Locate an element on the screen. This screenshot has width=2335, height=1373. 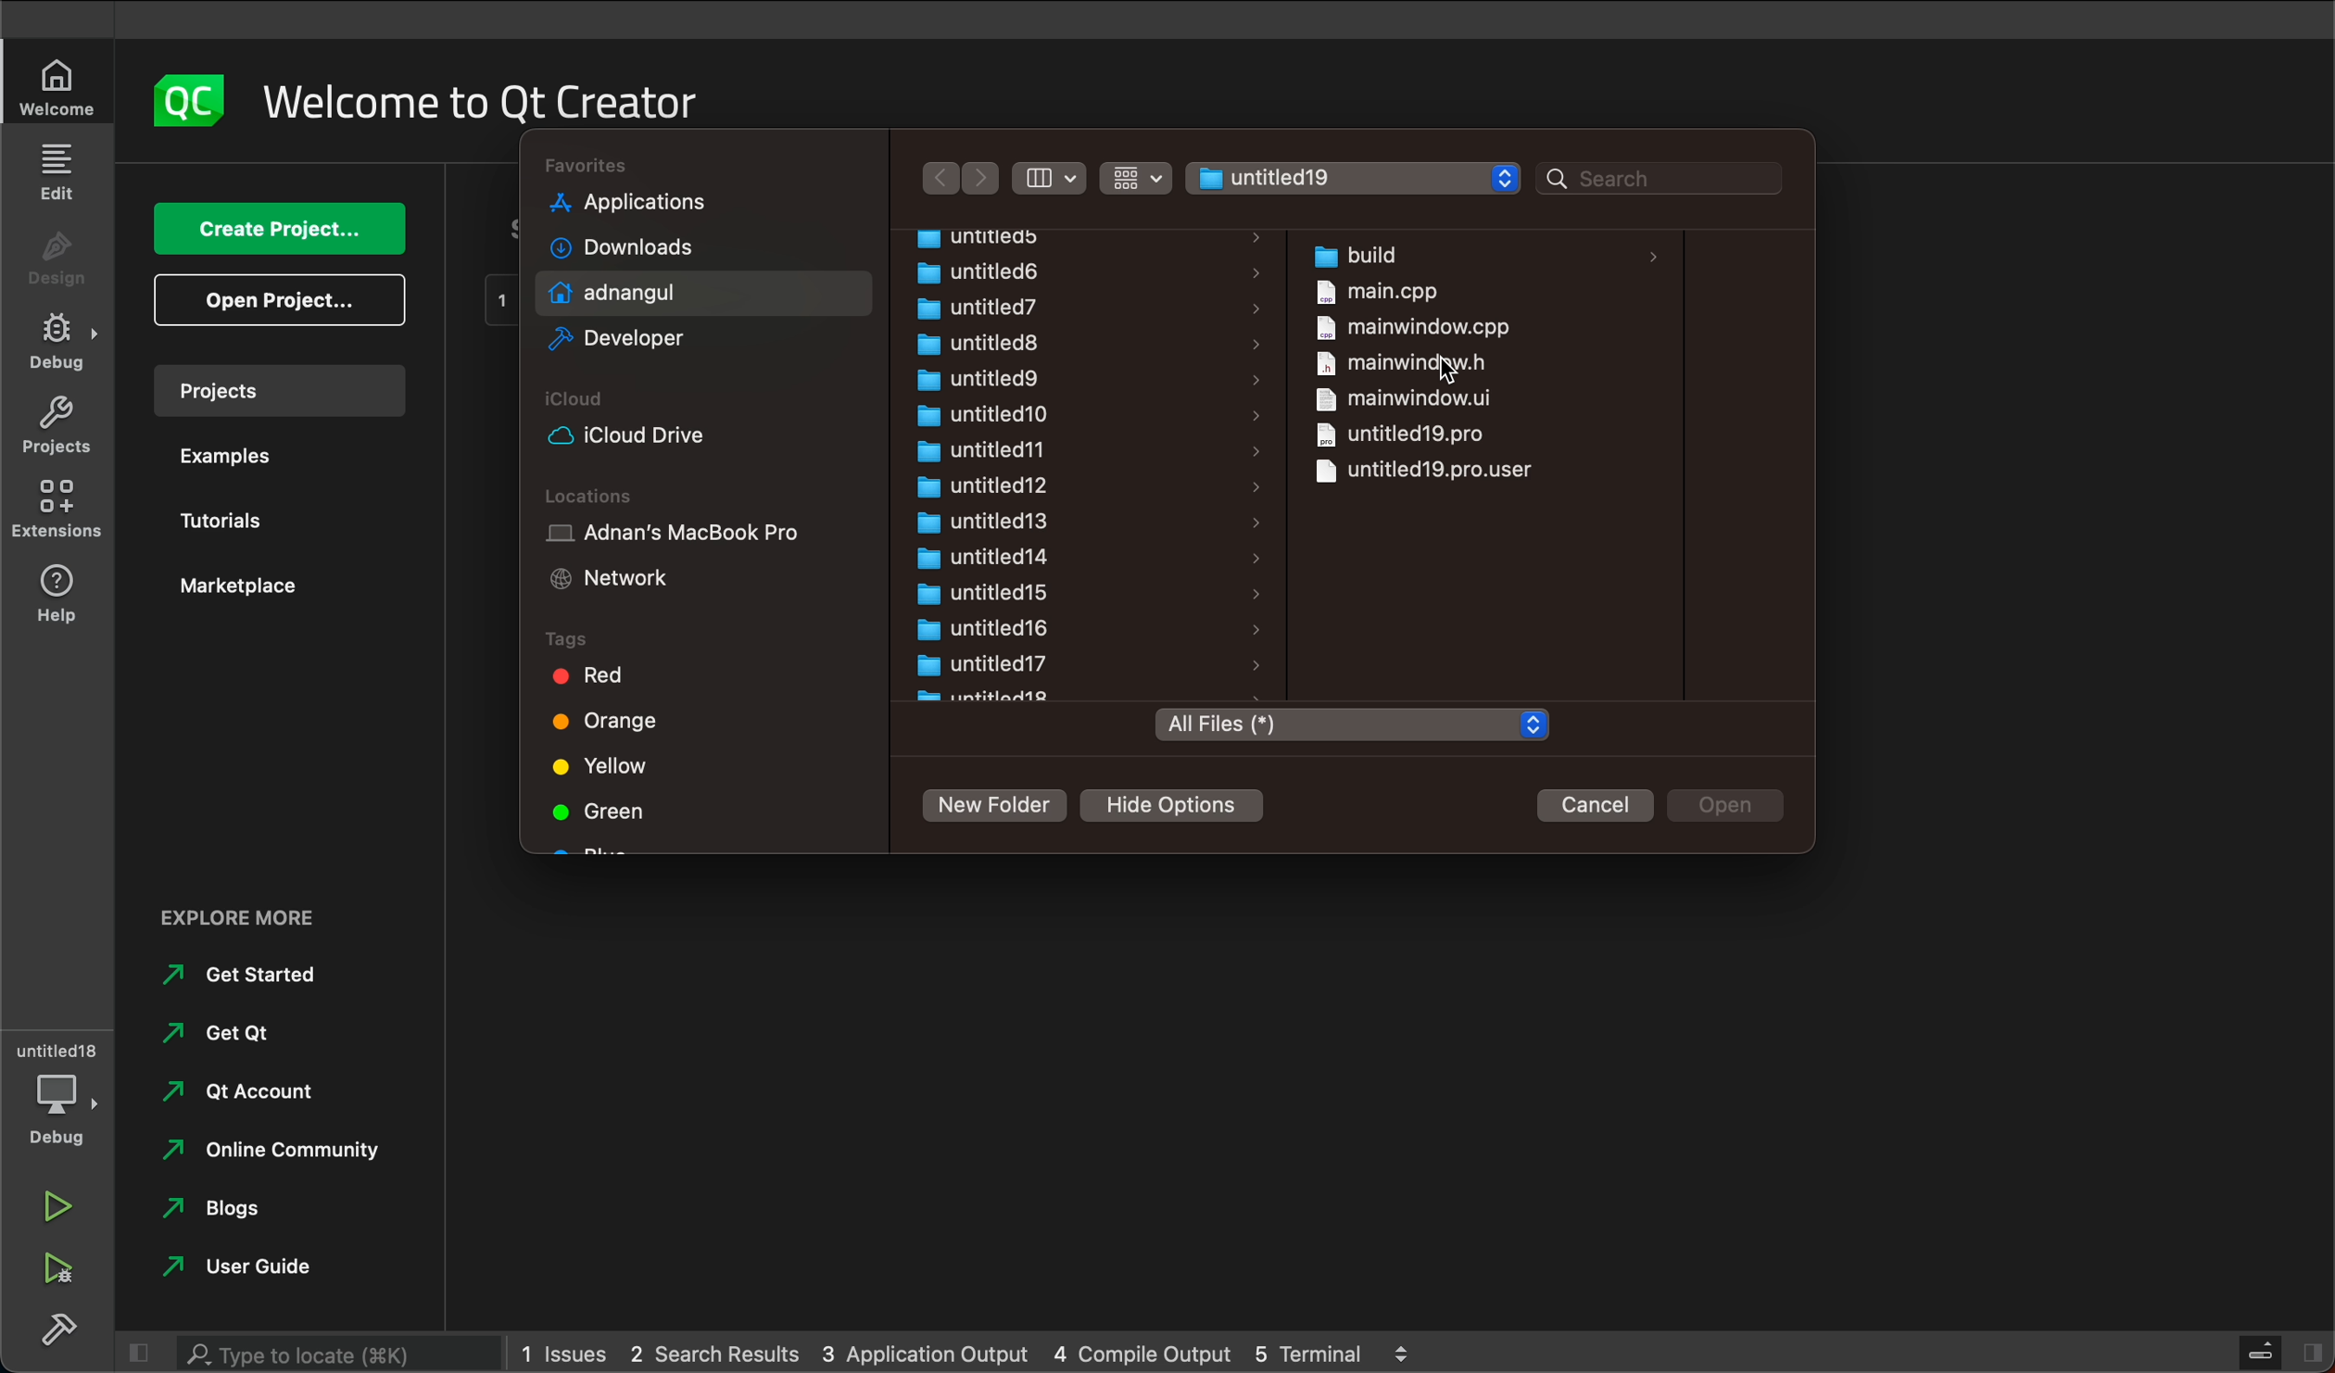
cancel is located at coordinates (1597, 806).